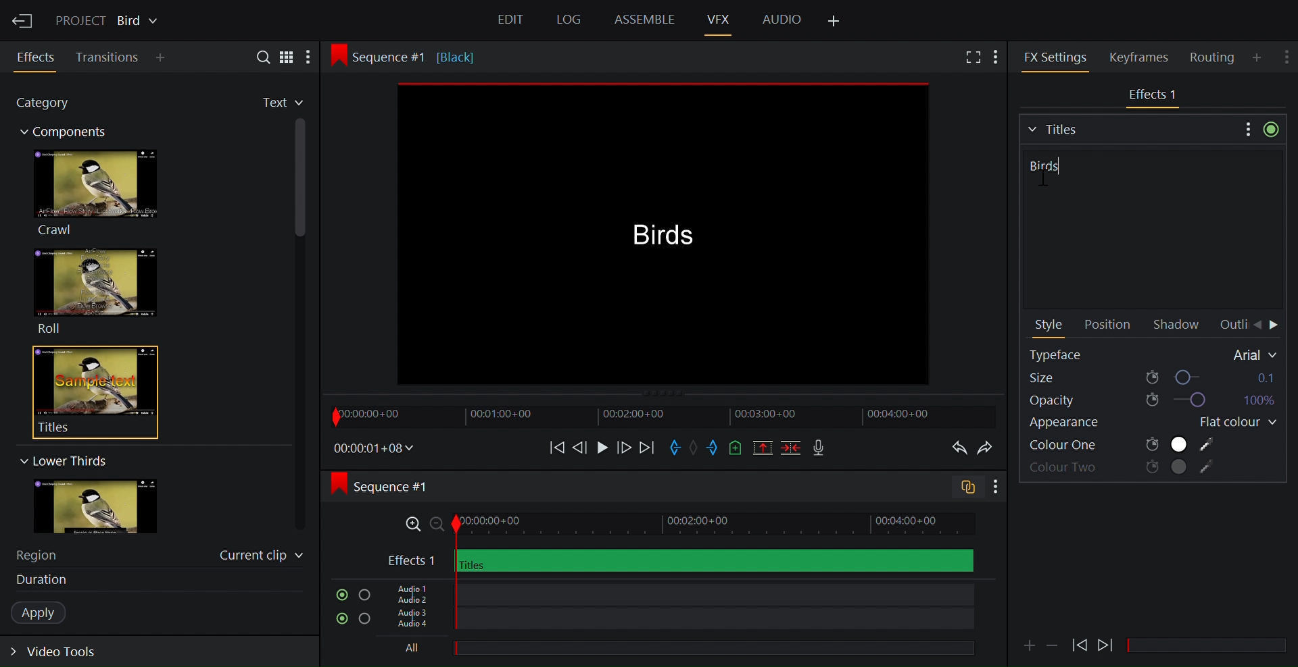 The width and height of the screenshot is (1298, 667). I want to click on Show settings menu, so click(994, 487).